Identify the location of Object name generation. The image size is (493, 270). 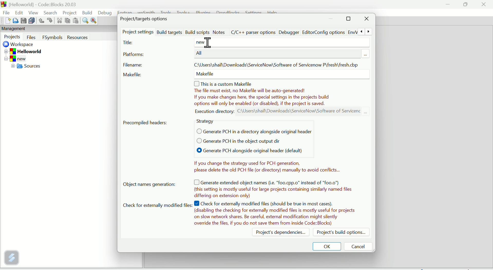
(154, 185).